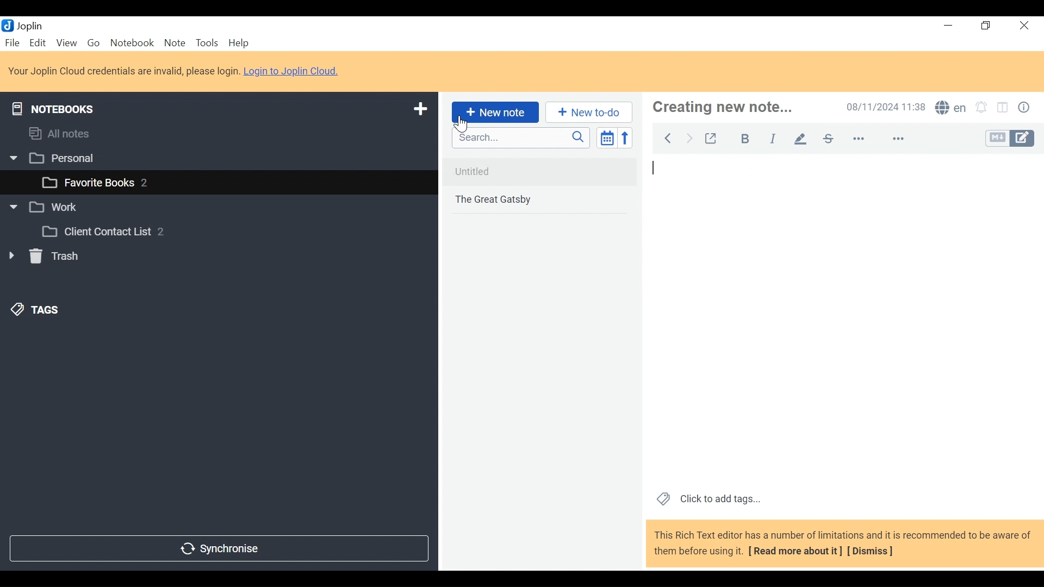 This screenshot has height=587, width=1044. What do you see at coordinates (843, 544) in the screenshot?
I see `This Rich Text editor has a number of limitations and it is recommended to be aware of
them before using it. [ Read more about it] [Dismiss]` at bounding box center [843, 544].